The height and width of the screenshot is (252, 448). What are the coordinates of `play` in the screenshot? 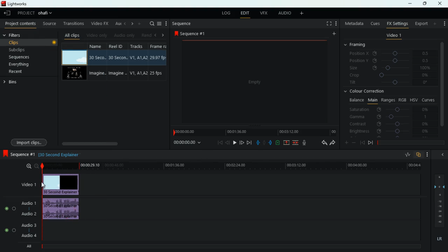 It's located at (235, 142).